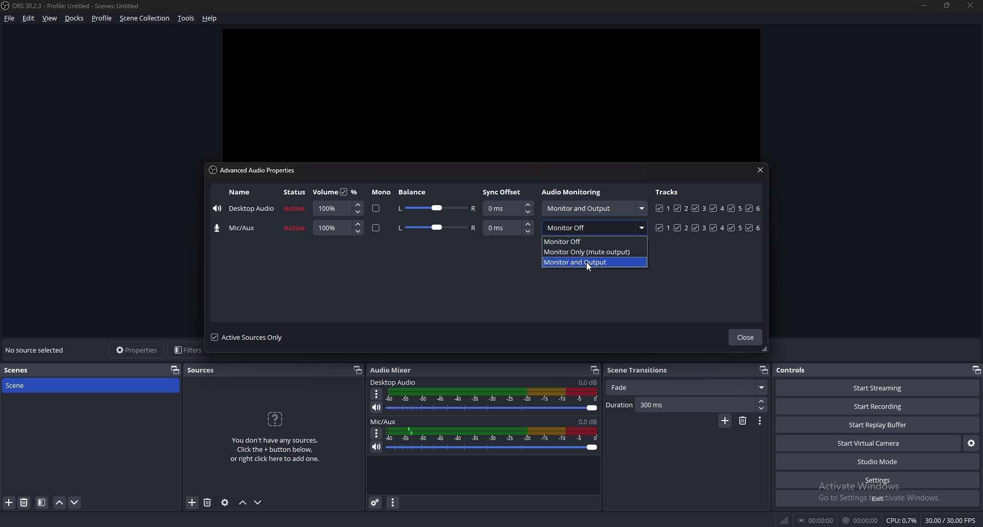  What do you see at coordinates (377, 447) in the screenshot?
I see `mute` at bounding box center [377, 447].